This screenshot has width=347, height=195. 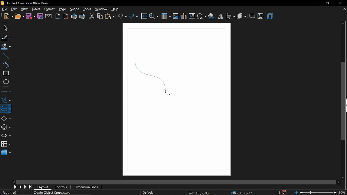 I want to click on tools, so click(x=86, y=9).